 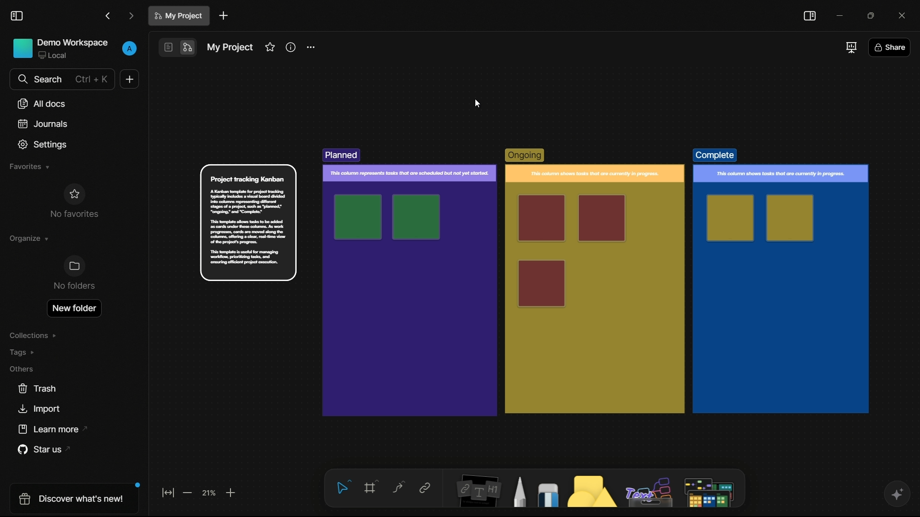 What do you see at coordinates (850, 47) in the screenshot?
I see `full screen` at bounding box center [850, 47].